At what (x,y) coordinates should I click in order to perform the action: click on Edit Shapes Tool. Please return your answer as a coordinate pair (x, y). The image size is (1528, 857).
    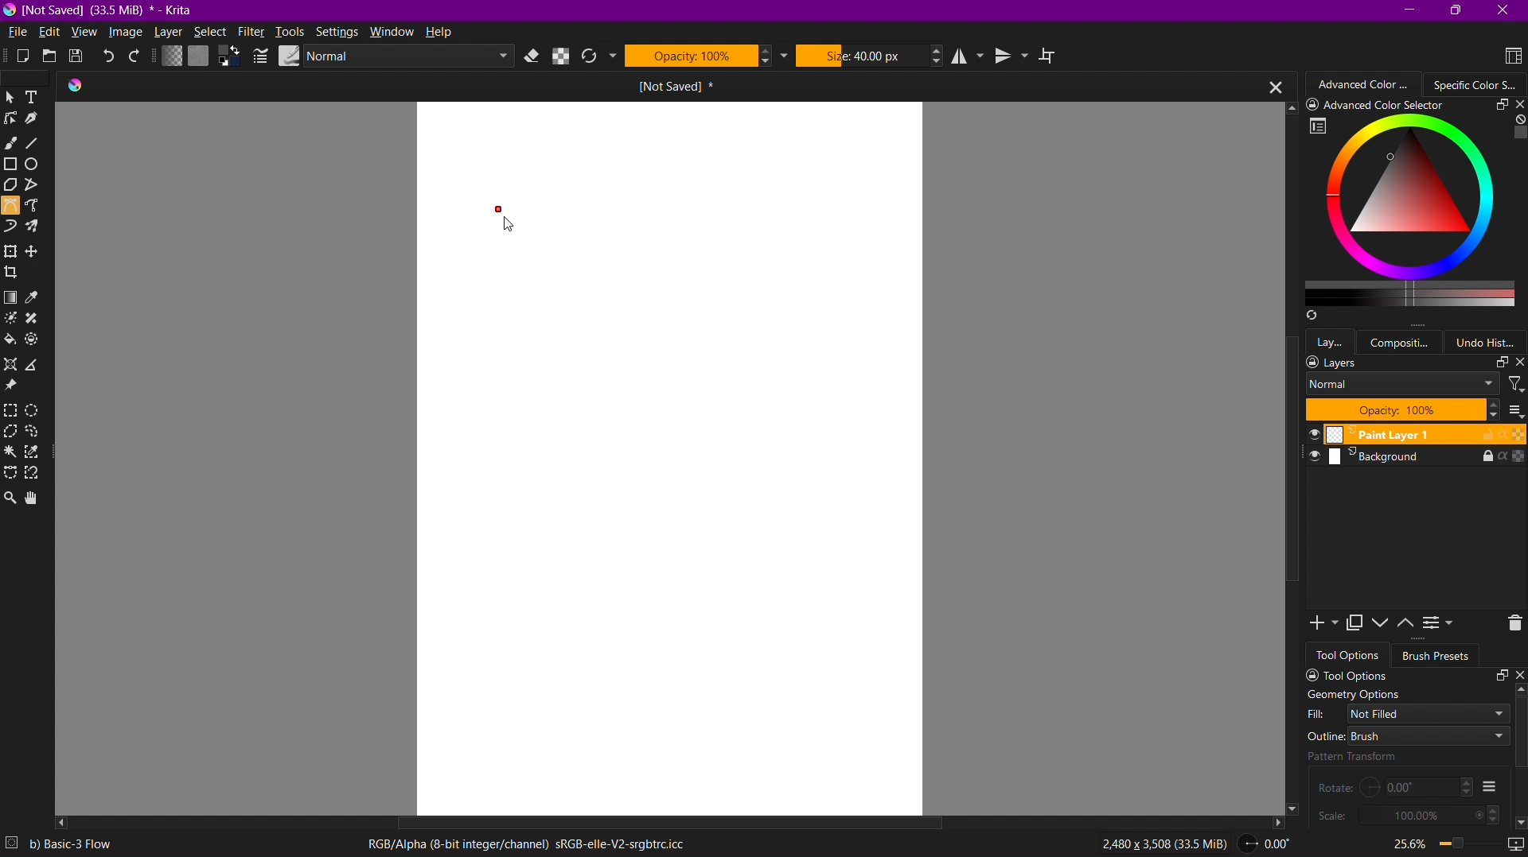
    Looking at the image, I should click on (14, 122).